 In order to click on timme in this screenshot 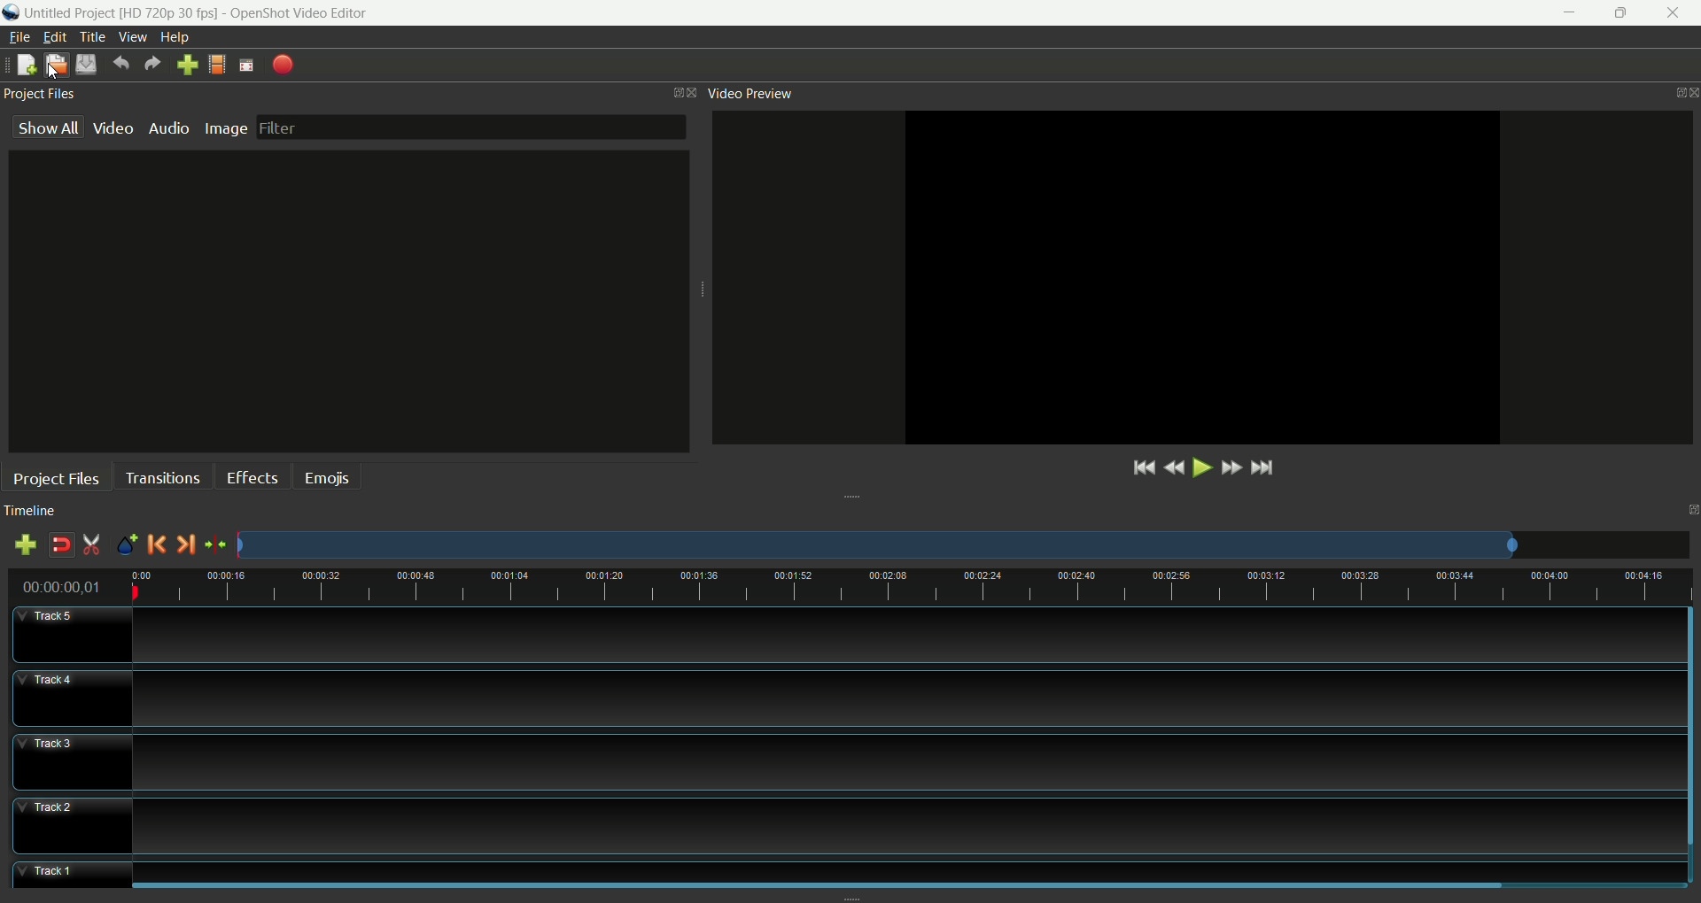, I will do `click(68, 587)`.